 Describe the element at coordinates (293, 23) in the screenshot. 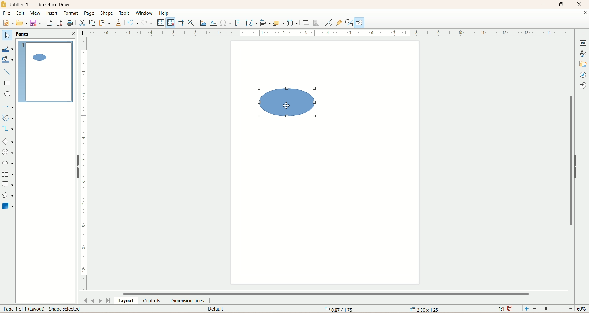

I see `select atleast three objects to distribute` at that location.